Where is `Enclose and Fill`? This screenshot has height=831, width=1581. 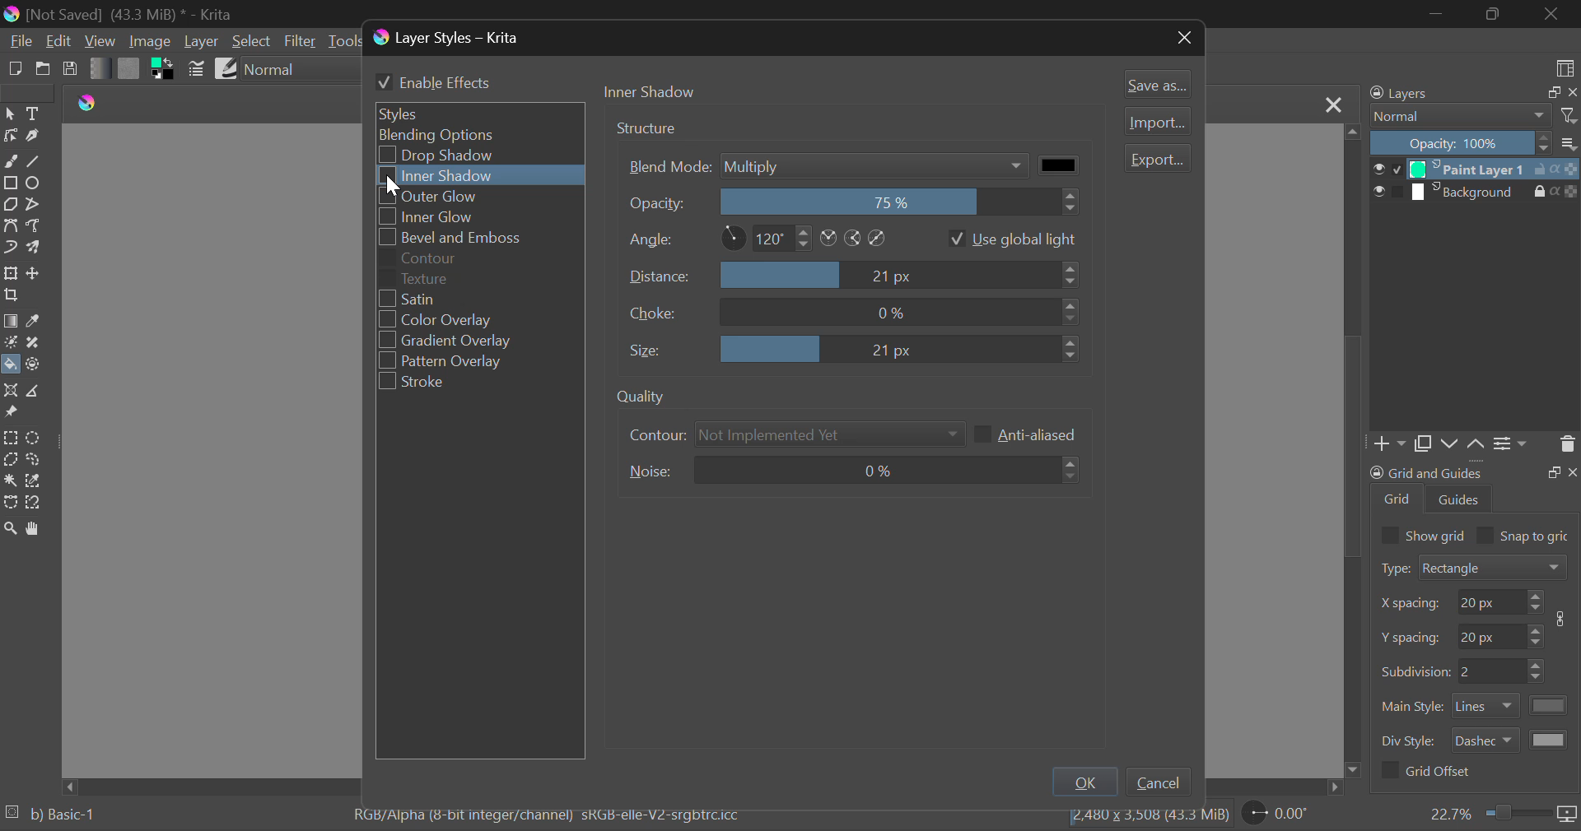
Enclose and Fill is located at coordinates (35, 365).